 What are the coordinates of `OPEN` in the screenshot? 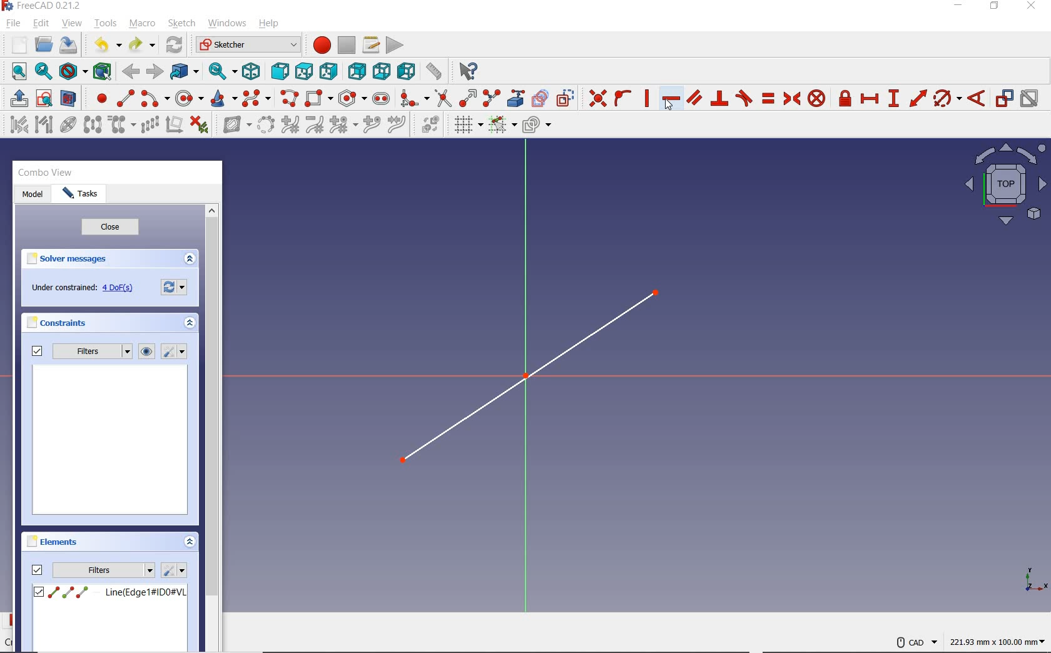 It's located at (44, 44).